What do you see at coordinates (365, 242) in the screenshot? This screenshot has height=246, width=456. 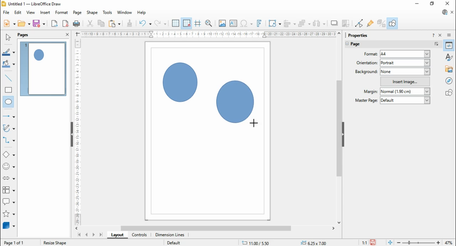 I see `11` at bounding box center [365, 242].